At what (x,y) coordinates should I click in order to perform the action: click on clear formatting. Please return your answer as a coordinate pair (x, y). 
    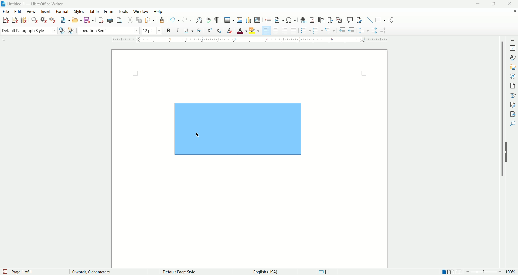
    Looking at the image, I should click on (230, 30).